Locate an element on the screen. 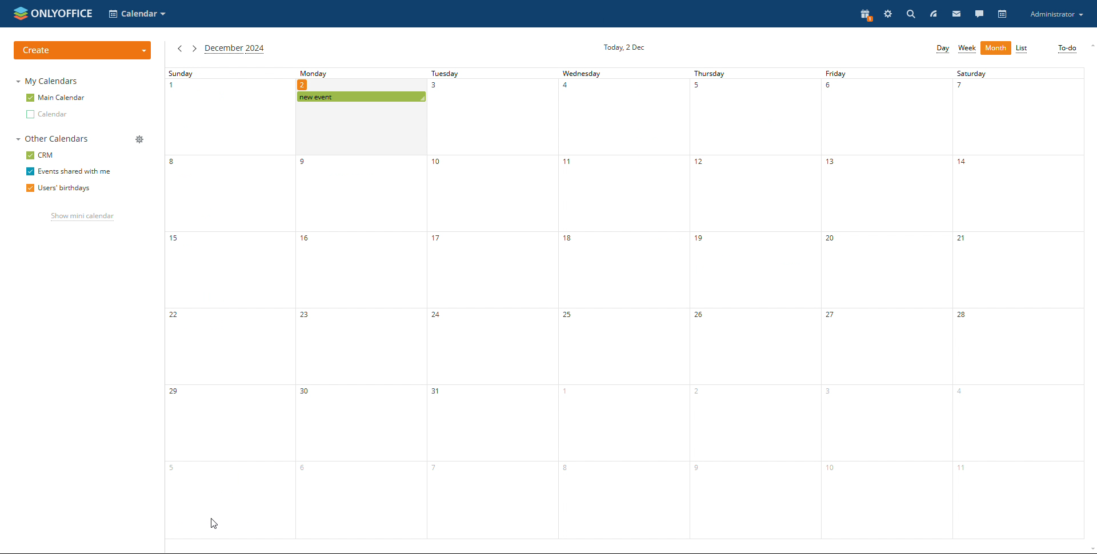 The image size is (1097, 554). month view is located at coordinates (996, 49).